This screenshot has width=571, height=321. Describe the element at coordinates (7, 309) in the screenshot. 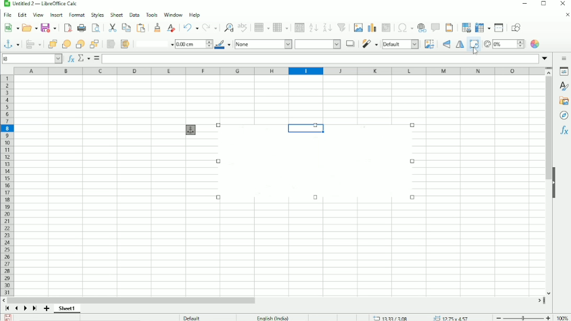

I see `Scroll to first sheet` at that location.